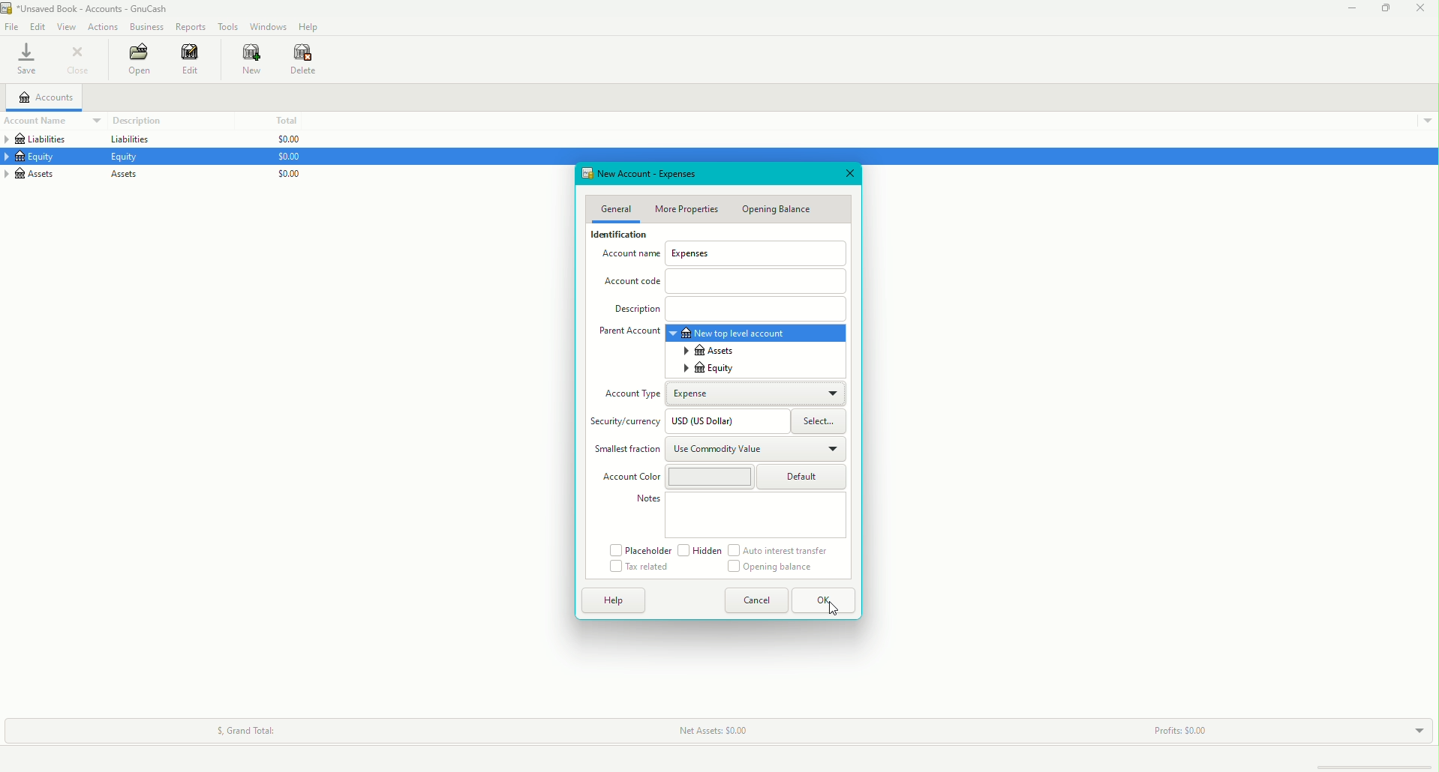 This screenshot has width=1439, height=772. Describe the element at coordinates (823, 421) in the screenshot. I see `` at that location.